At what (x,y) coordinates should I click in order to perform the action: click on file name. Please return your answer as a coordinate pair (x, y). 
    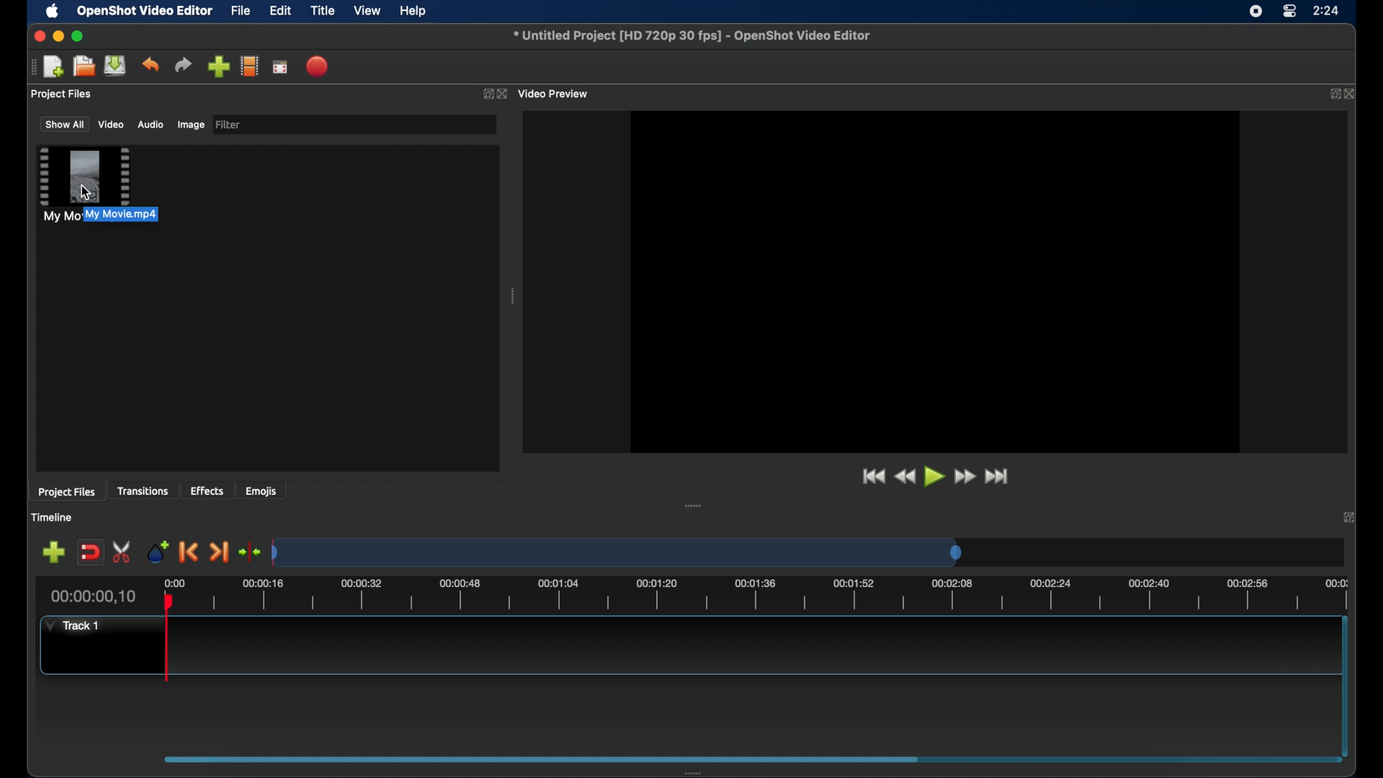
    Looking at the image, I should click on (691, 36).